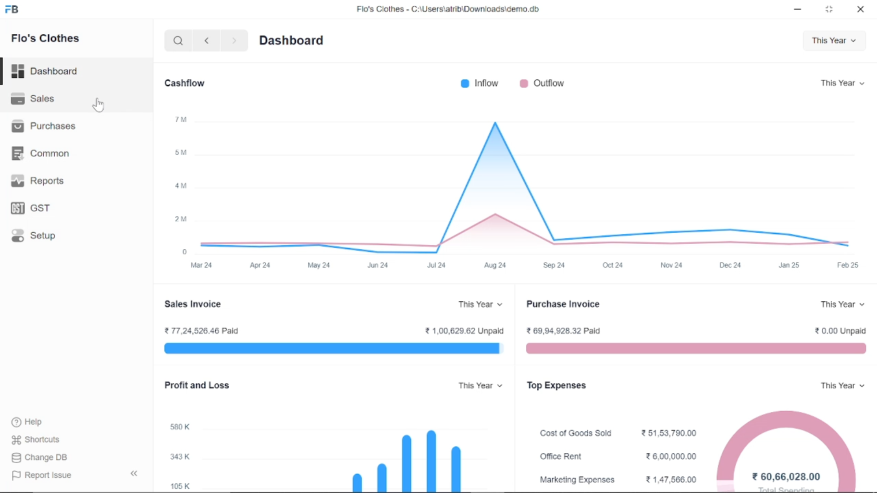 The height and width of the screenshot is (493, 877). Describe the element at coordinates (613, 432) in the screenshot. I see `Cost of Goods Sold. 251,53,790.00` at that location.